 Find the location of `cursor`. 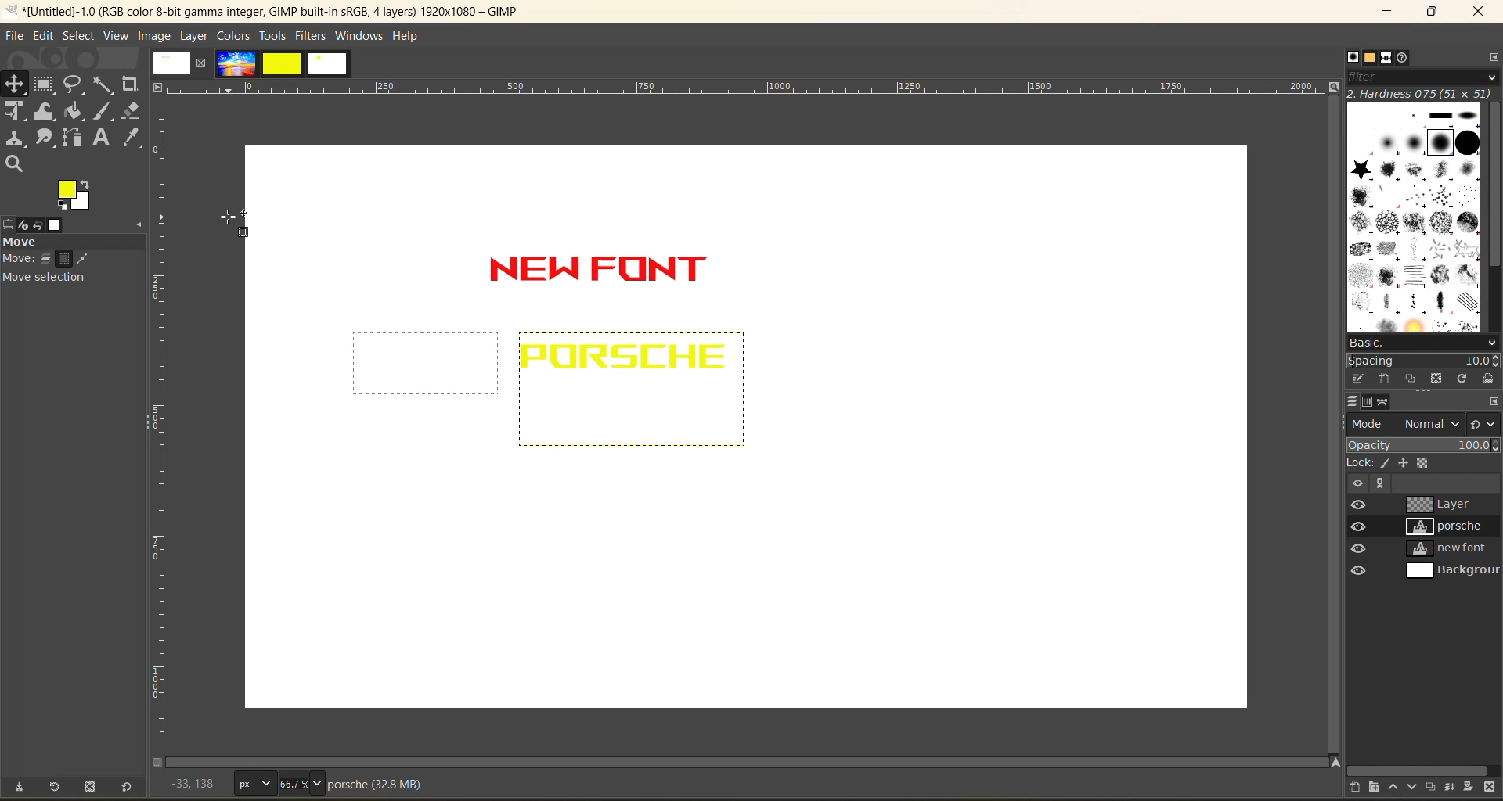

cursor is located at coordinates (240, 217).